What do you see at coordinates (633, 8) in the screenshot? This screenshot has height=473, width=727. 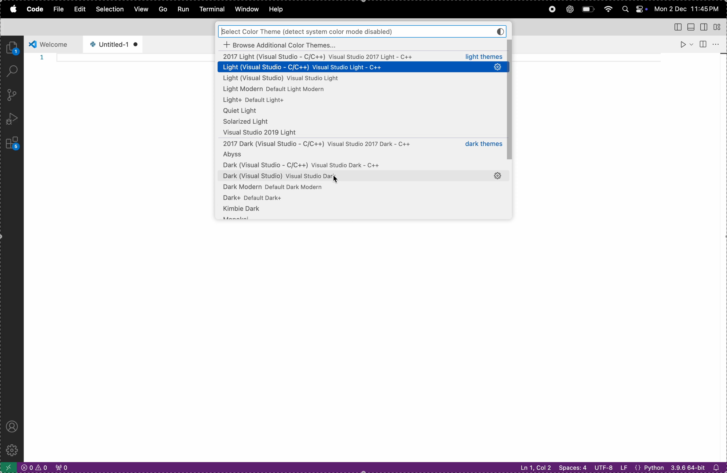 I see `apple widgets` at bounding box center [633, 8].